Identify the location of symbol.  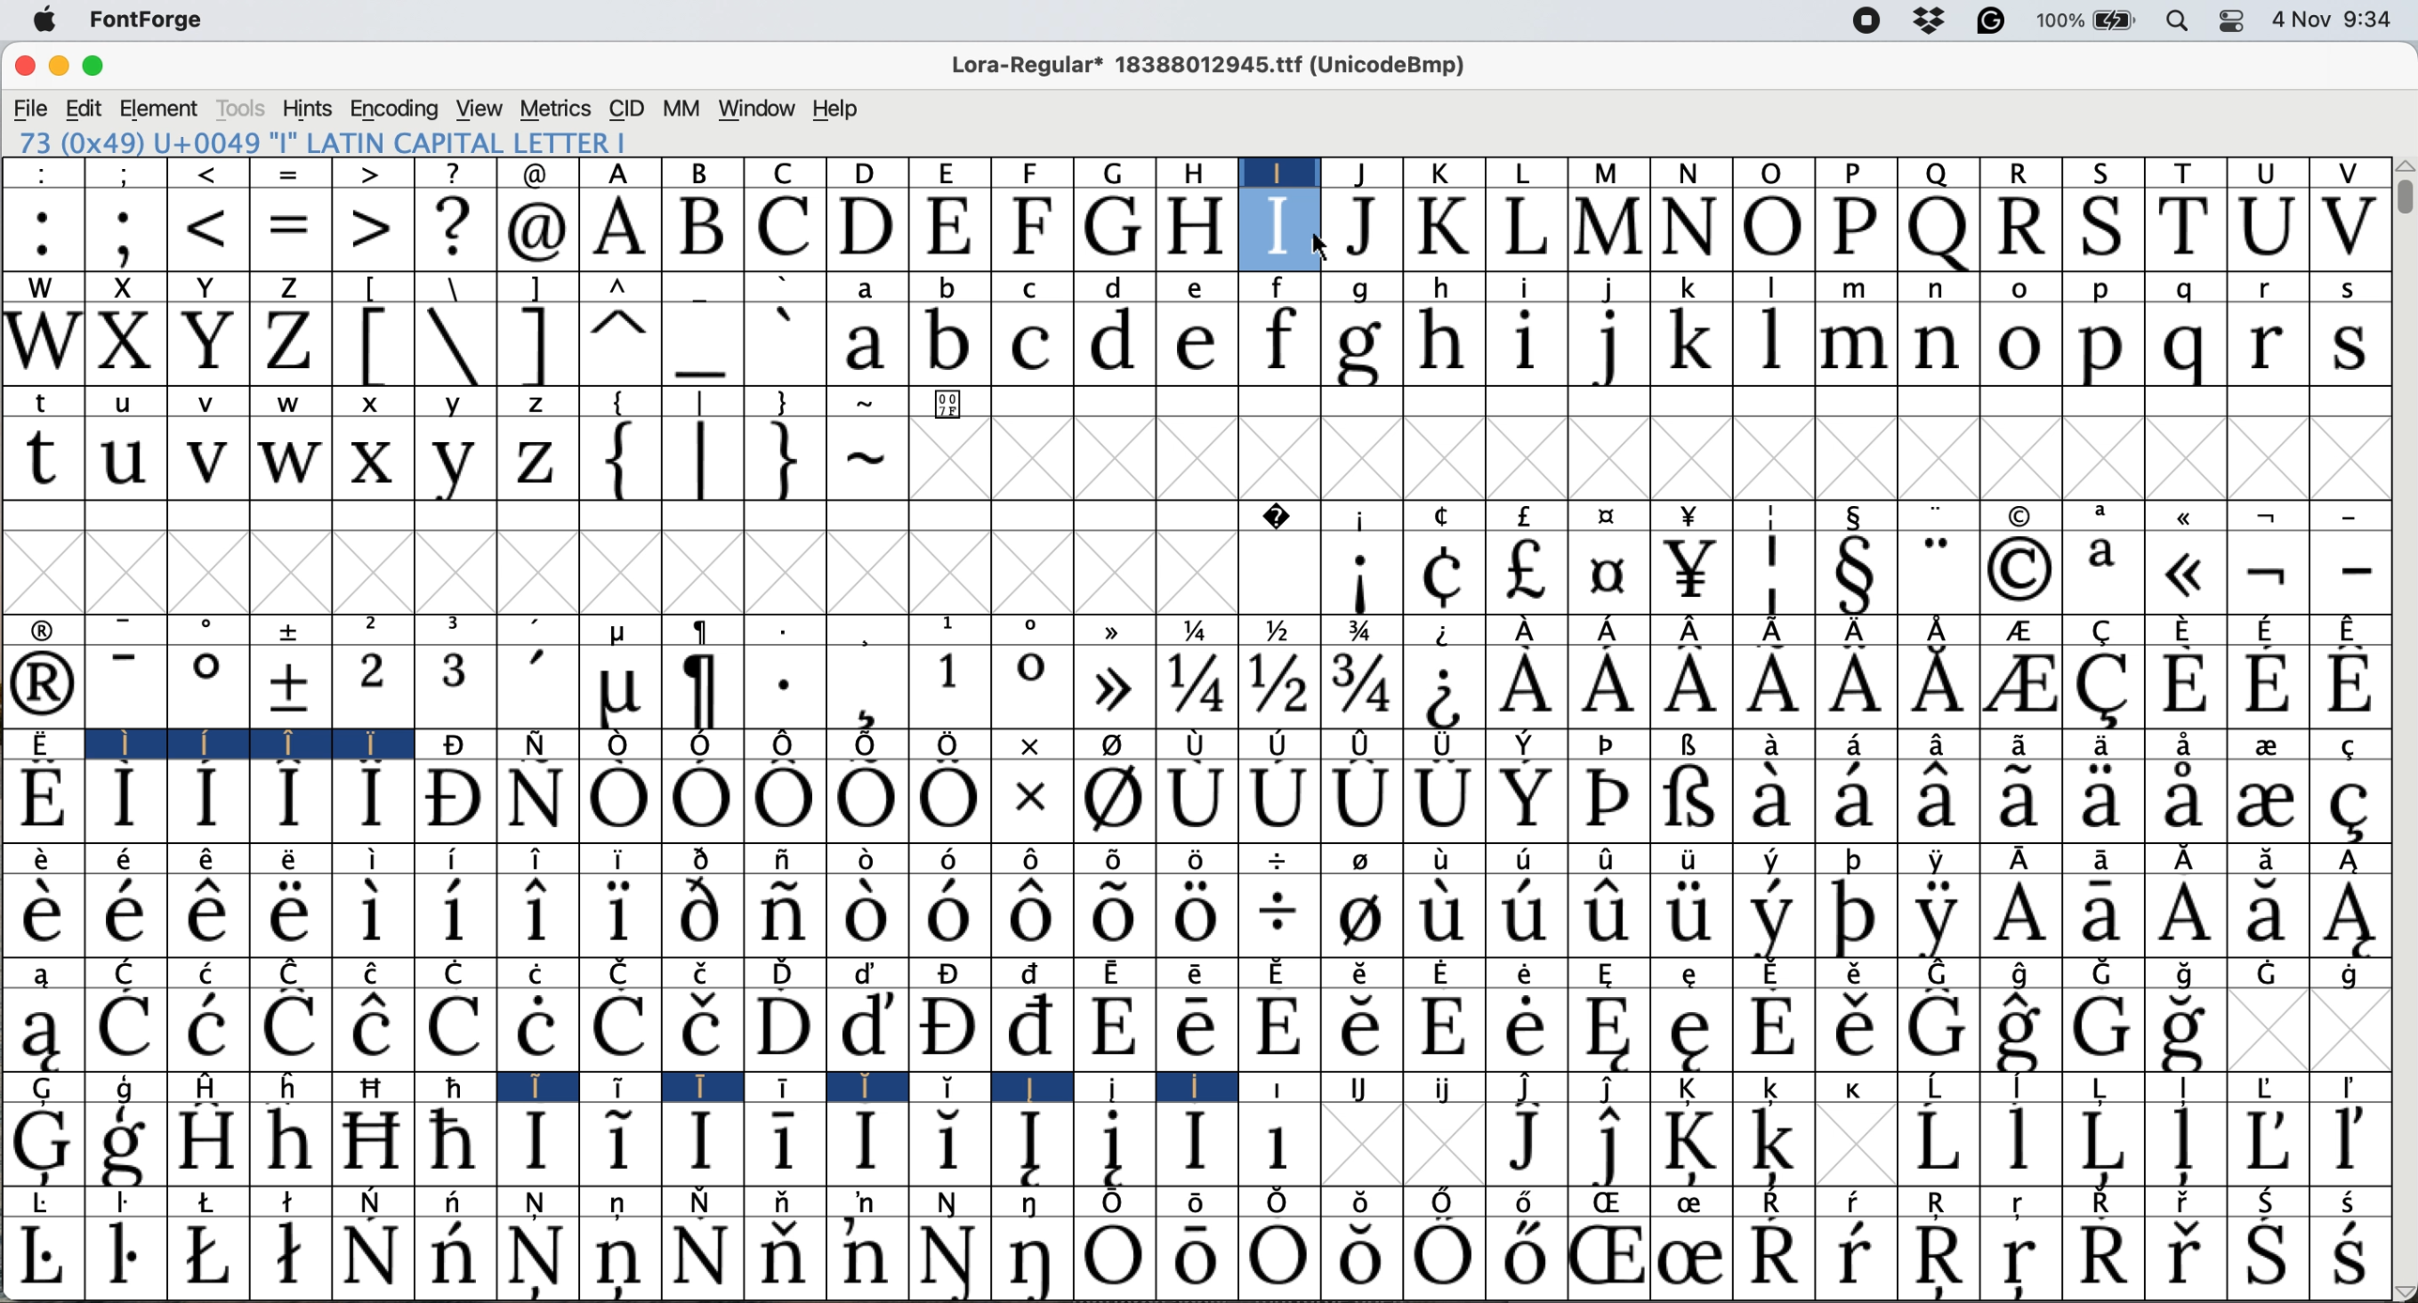
(47, 628).